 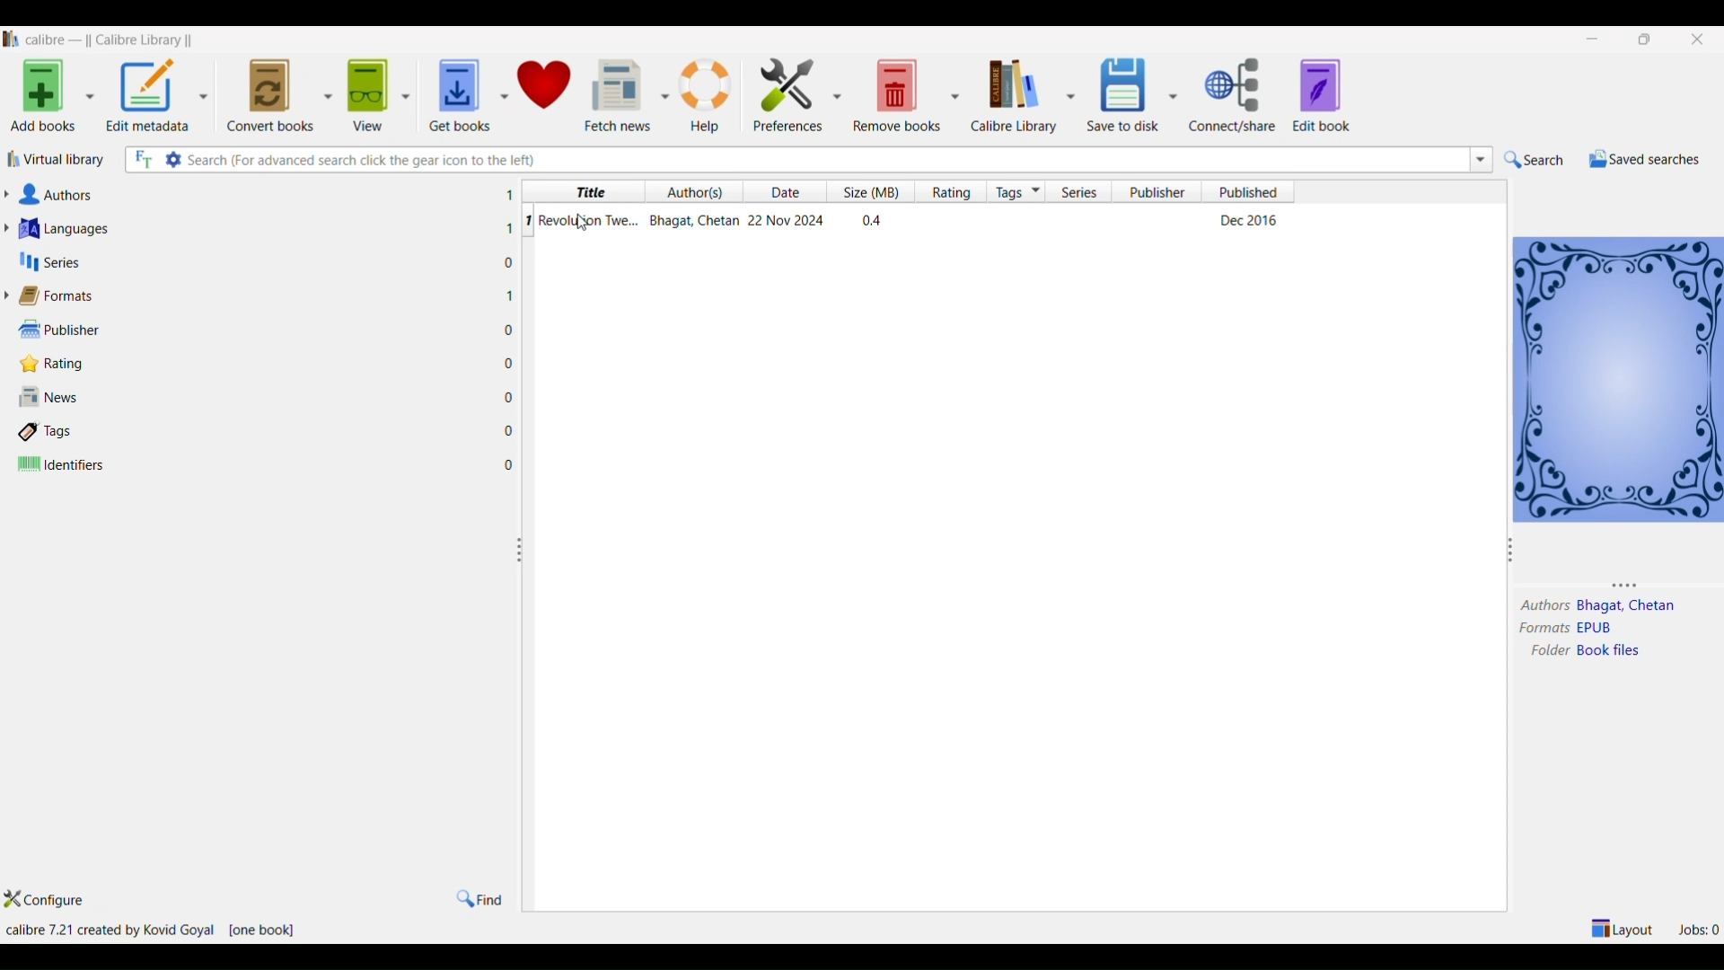 I want to click on formats, so click(x=1539, y=629).